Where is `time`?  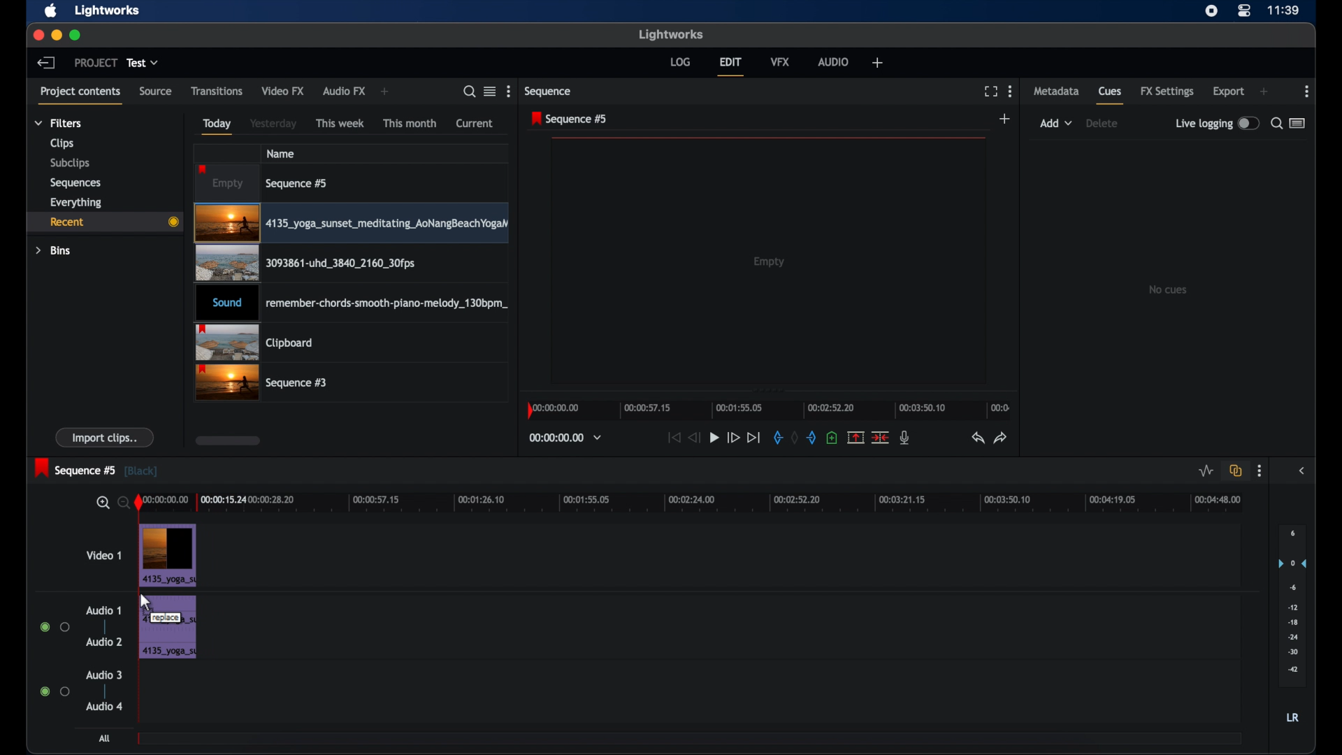
time is located at coordinates (1283, 10).